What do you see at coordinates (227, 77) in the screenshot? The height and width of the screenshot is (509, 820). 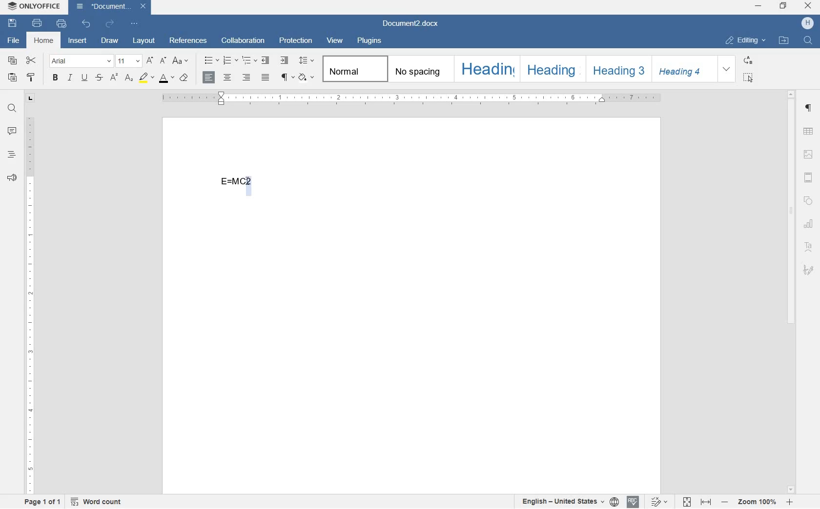 I see `align center` at bounding box center [227, 77].